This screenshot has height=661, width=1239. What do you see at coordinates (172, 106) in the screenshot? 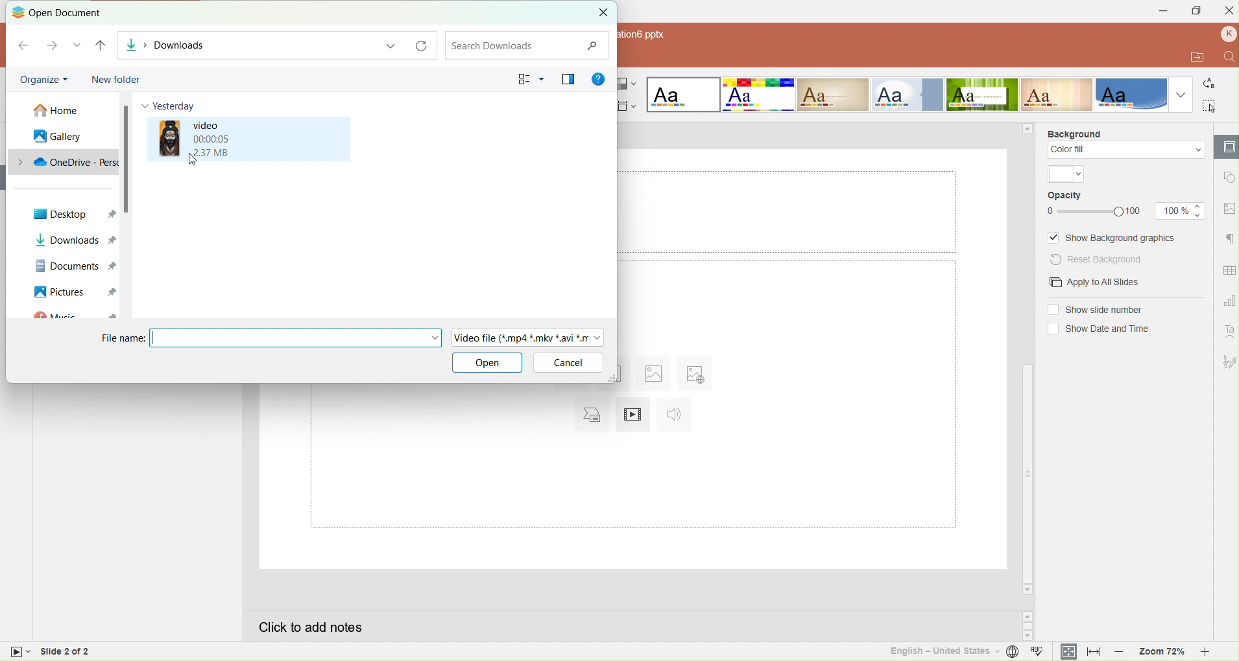
I see `Yesterday` at bounding box center [172, 106].